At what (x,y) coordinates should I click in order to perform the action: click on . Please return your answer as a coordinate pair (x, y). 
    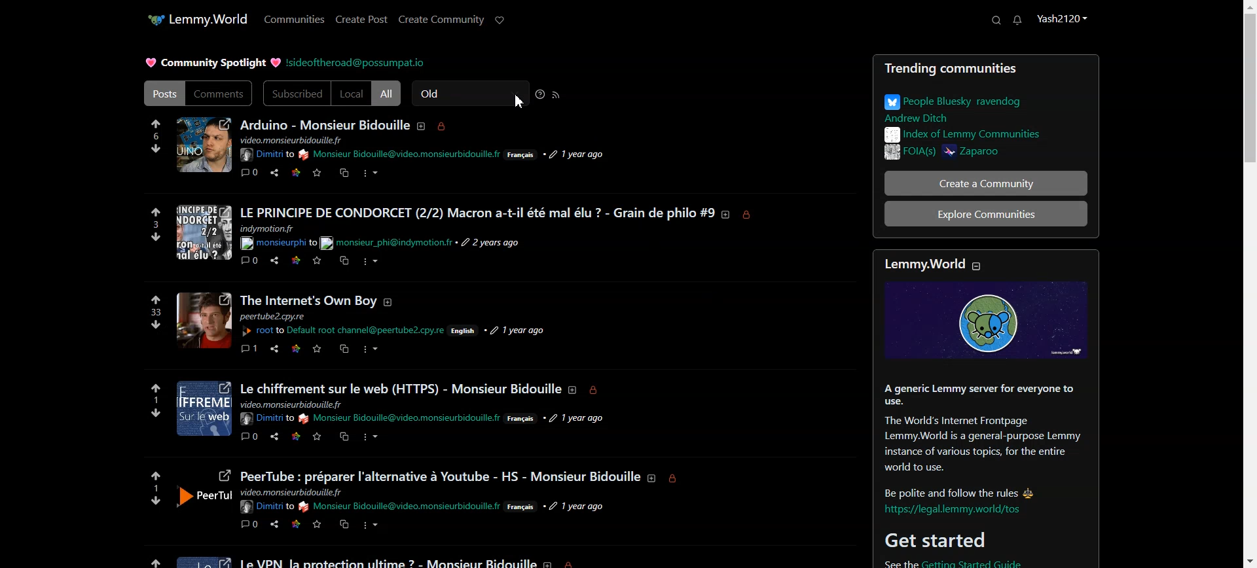
    Looking at the image, I should click on (522, 507).